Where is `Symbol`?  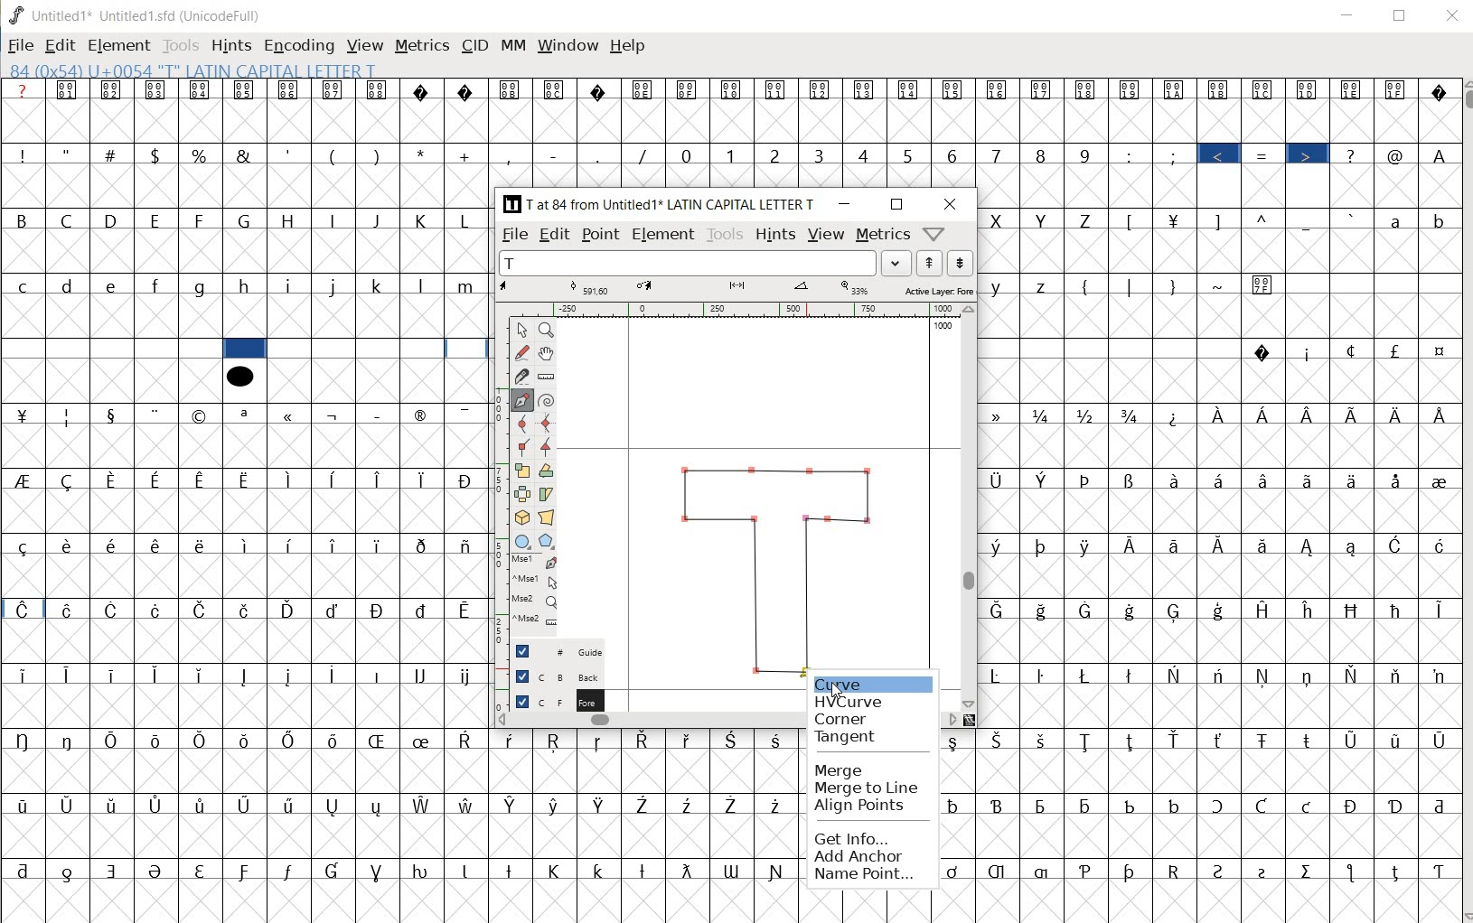 Symbol is located at coordinates (380, 480).